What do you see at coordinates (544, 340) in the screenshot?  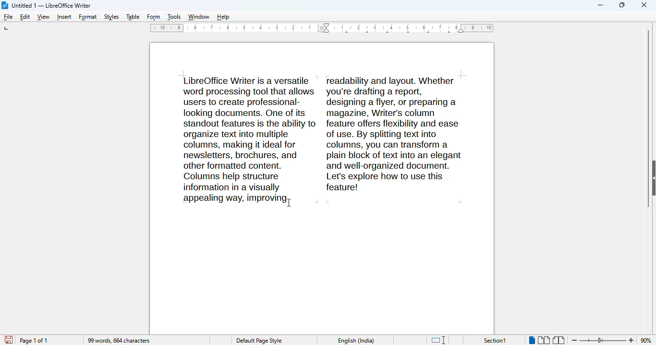 I see `multi-page view` at bounding box center [544, 340].